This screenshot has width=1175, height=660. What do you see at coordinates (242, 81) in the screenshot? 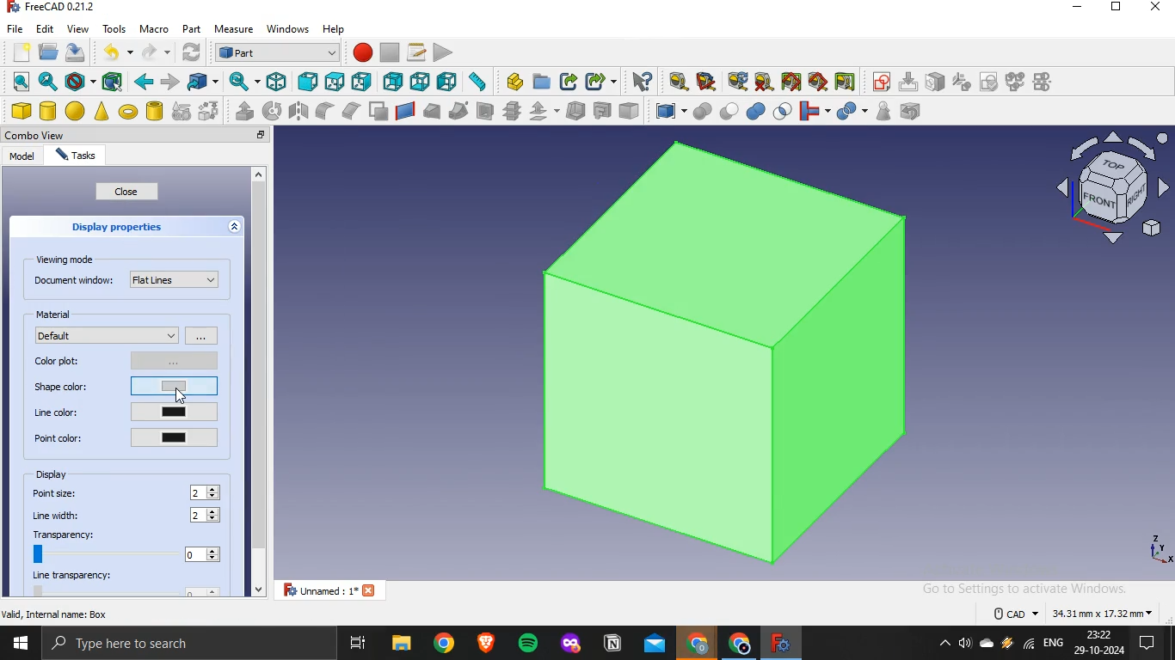
I see `sync view` at bounding box center [242, 81].